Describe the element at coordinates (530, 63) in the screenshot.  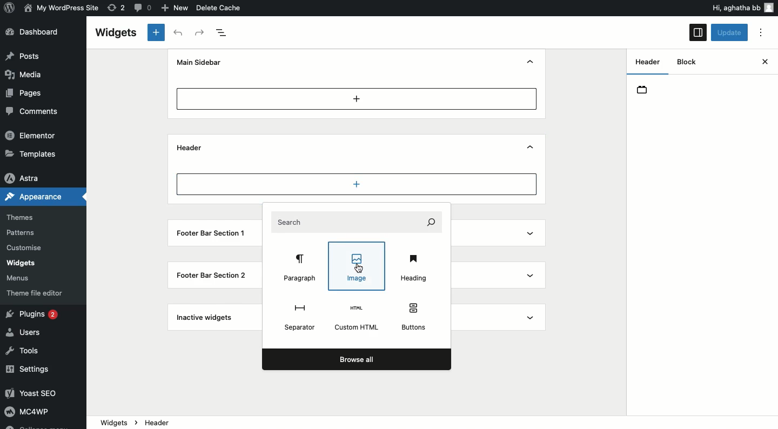
I see `Hide` at that location.